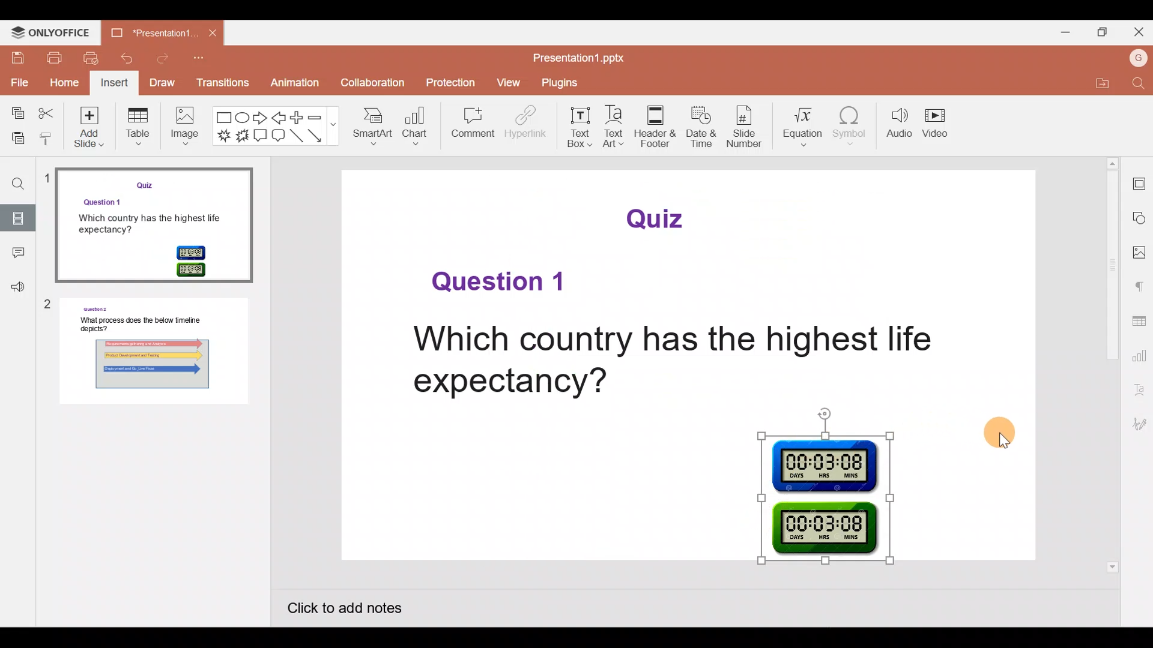 The width and height of the screenshot is (1153, 648). Describe the element at coordinates (184, 128) in the screenshot. I see `Image` at that location.